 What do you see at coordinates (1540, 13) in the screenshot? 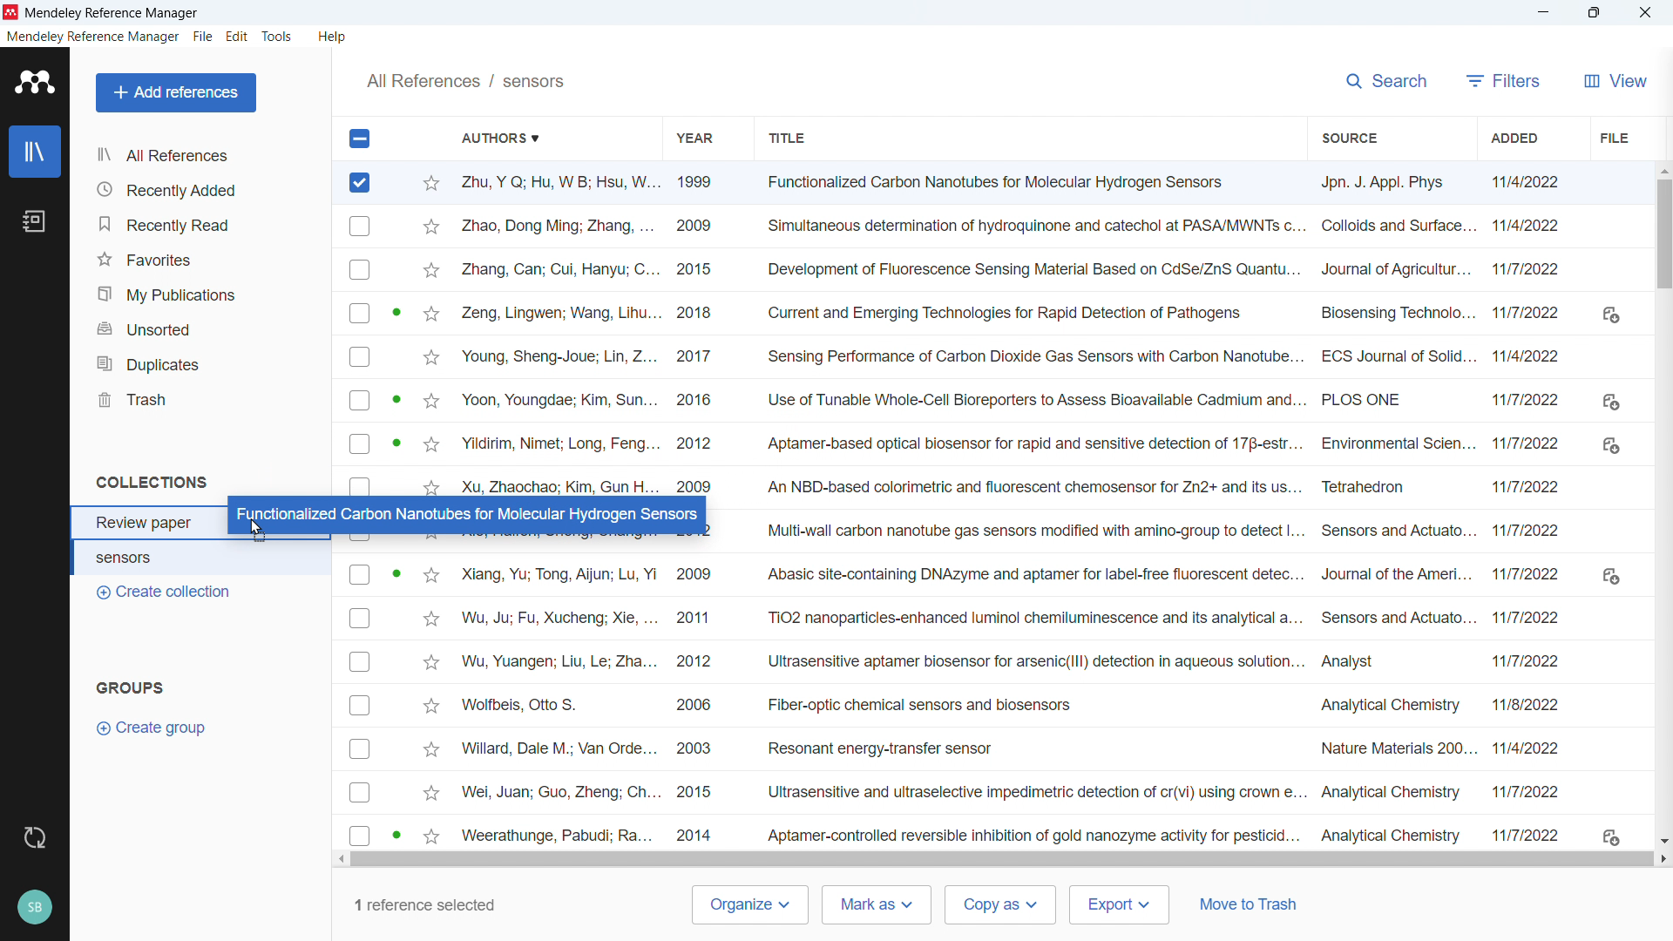
I see `minimise ` at bounding box center [1540, 13].